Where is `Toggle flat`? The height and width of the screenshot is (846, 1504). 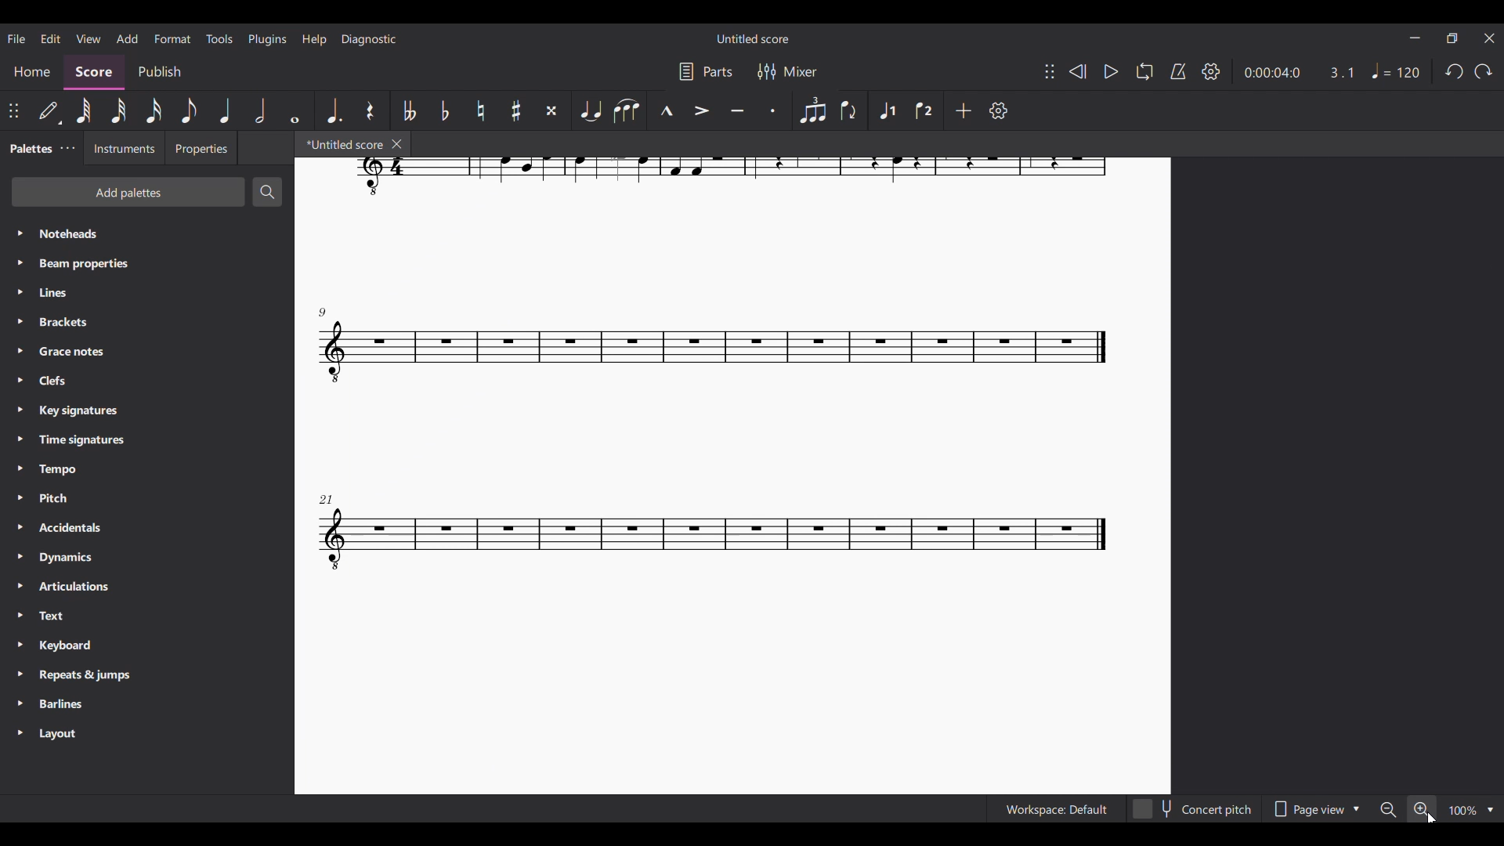 Toggle flat is located at coordinates (443, 110).